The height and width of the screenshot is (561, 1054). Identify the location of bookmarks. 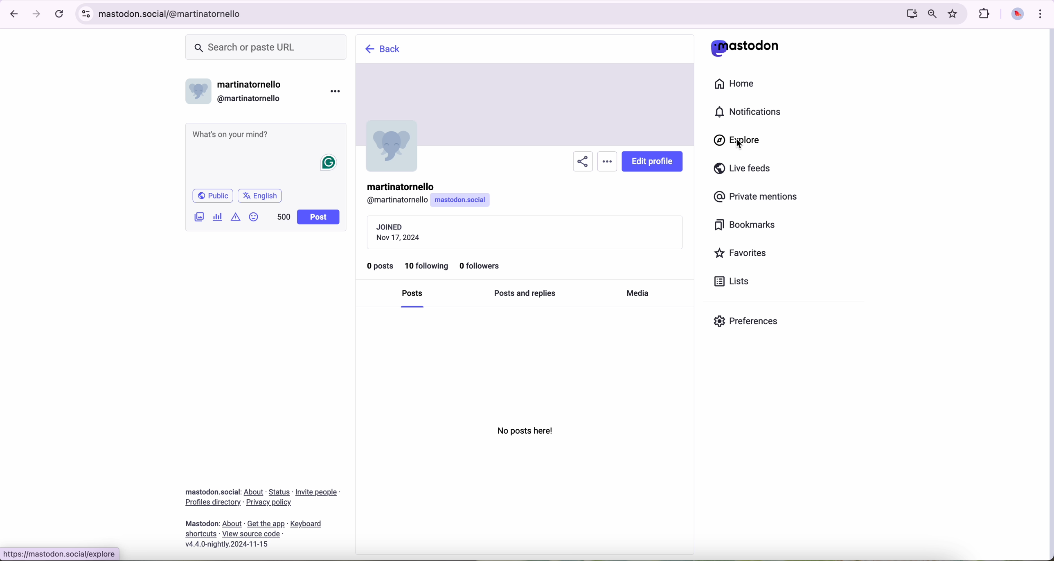
(745, 225).